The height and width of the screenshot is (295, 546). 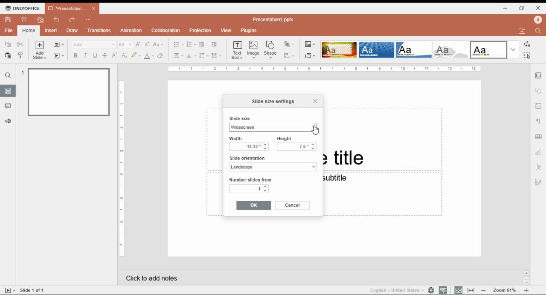 I want to click on cancel, so click(x=292, y=205).